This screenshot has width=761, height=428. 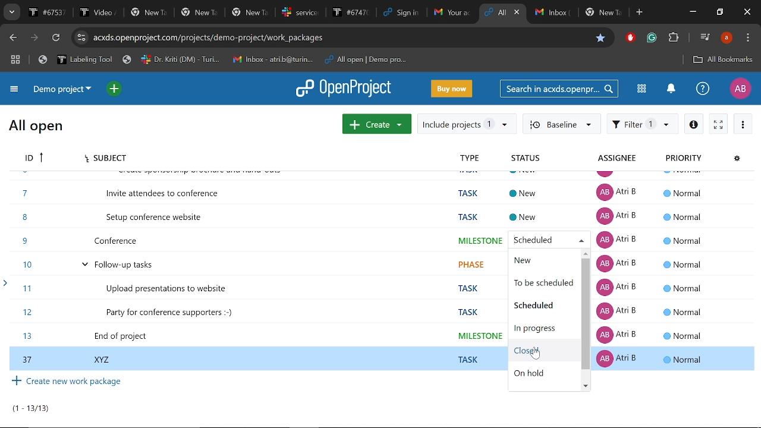 I want to click on , so click(x=451, y=89).